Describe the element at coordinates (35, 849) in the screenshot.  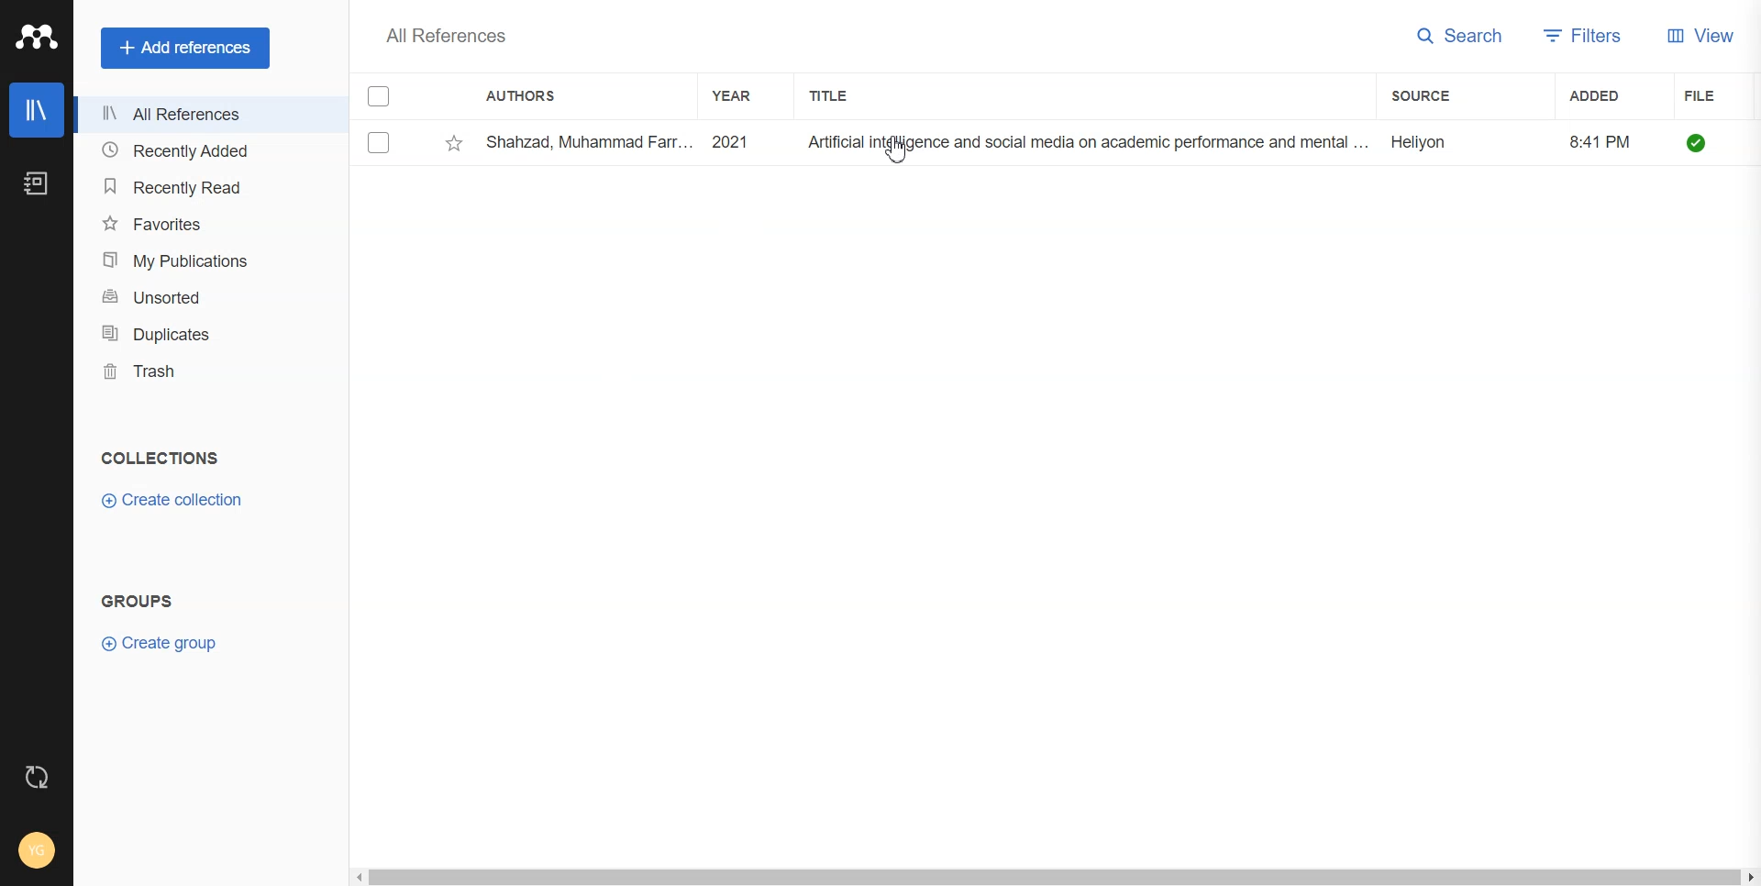
I see `Account` at that location.